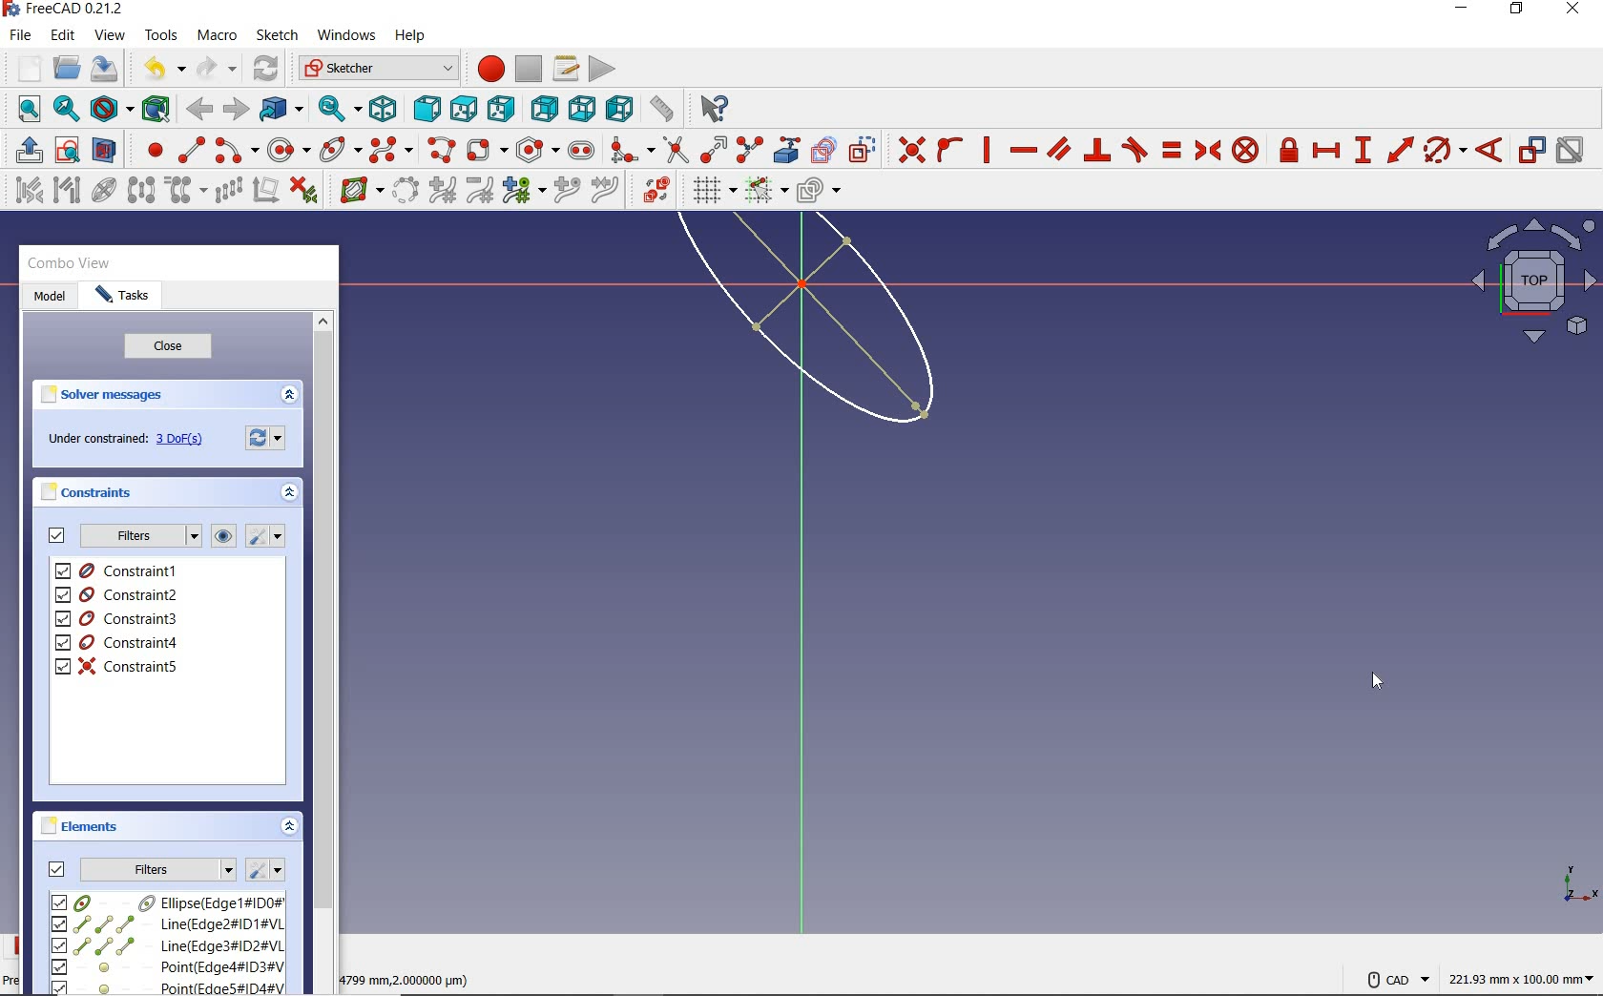  I want to click on element1, so click(165, 902).